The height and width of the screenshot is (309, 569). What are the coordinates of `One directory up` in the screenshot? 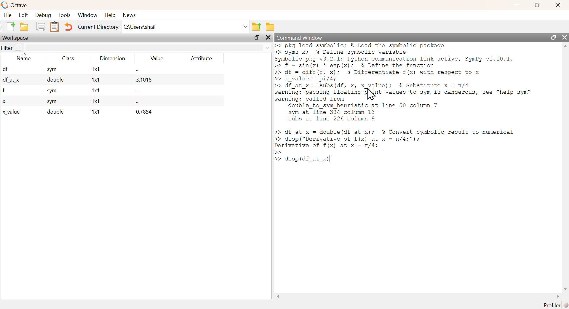 It's located at (257, 25).